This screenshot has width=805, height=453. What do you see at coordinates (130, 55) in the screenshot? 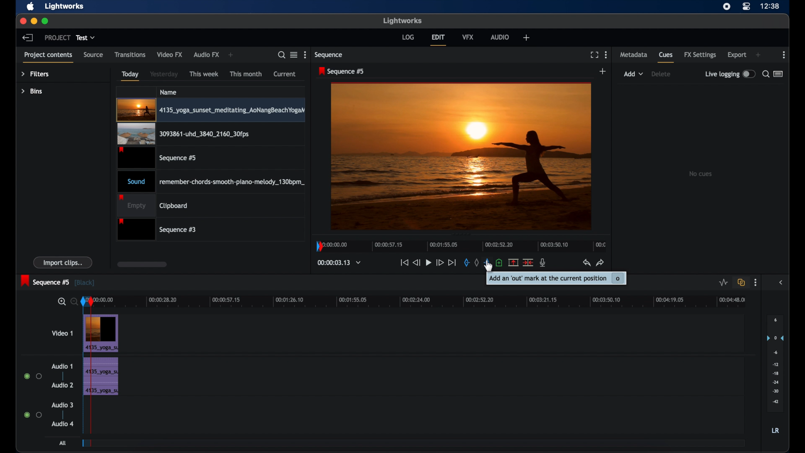
I see `transitions` at bounding box center [130, 55].